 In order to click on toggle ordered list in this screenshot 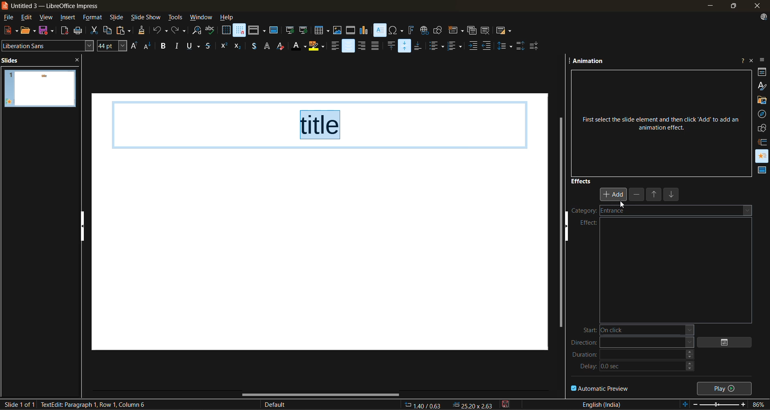, I will do `click(456, 46)`.